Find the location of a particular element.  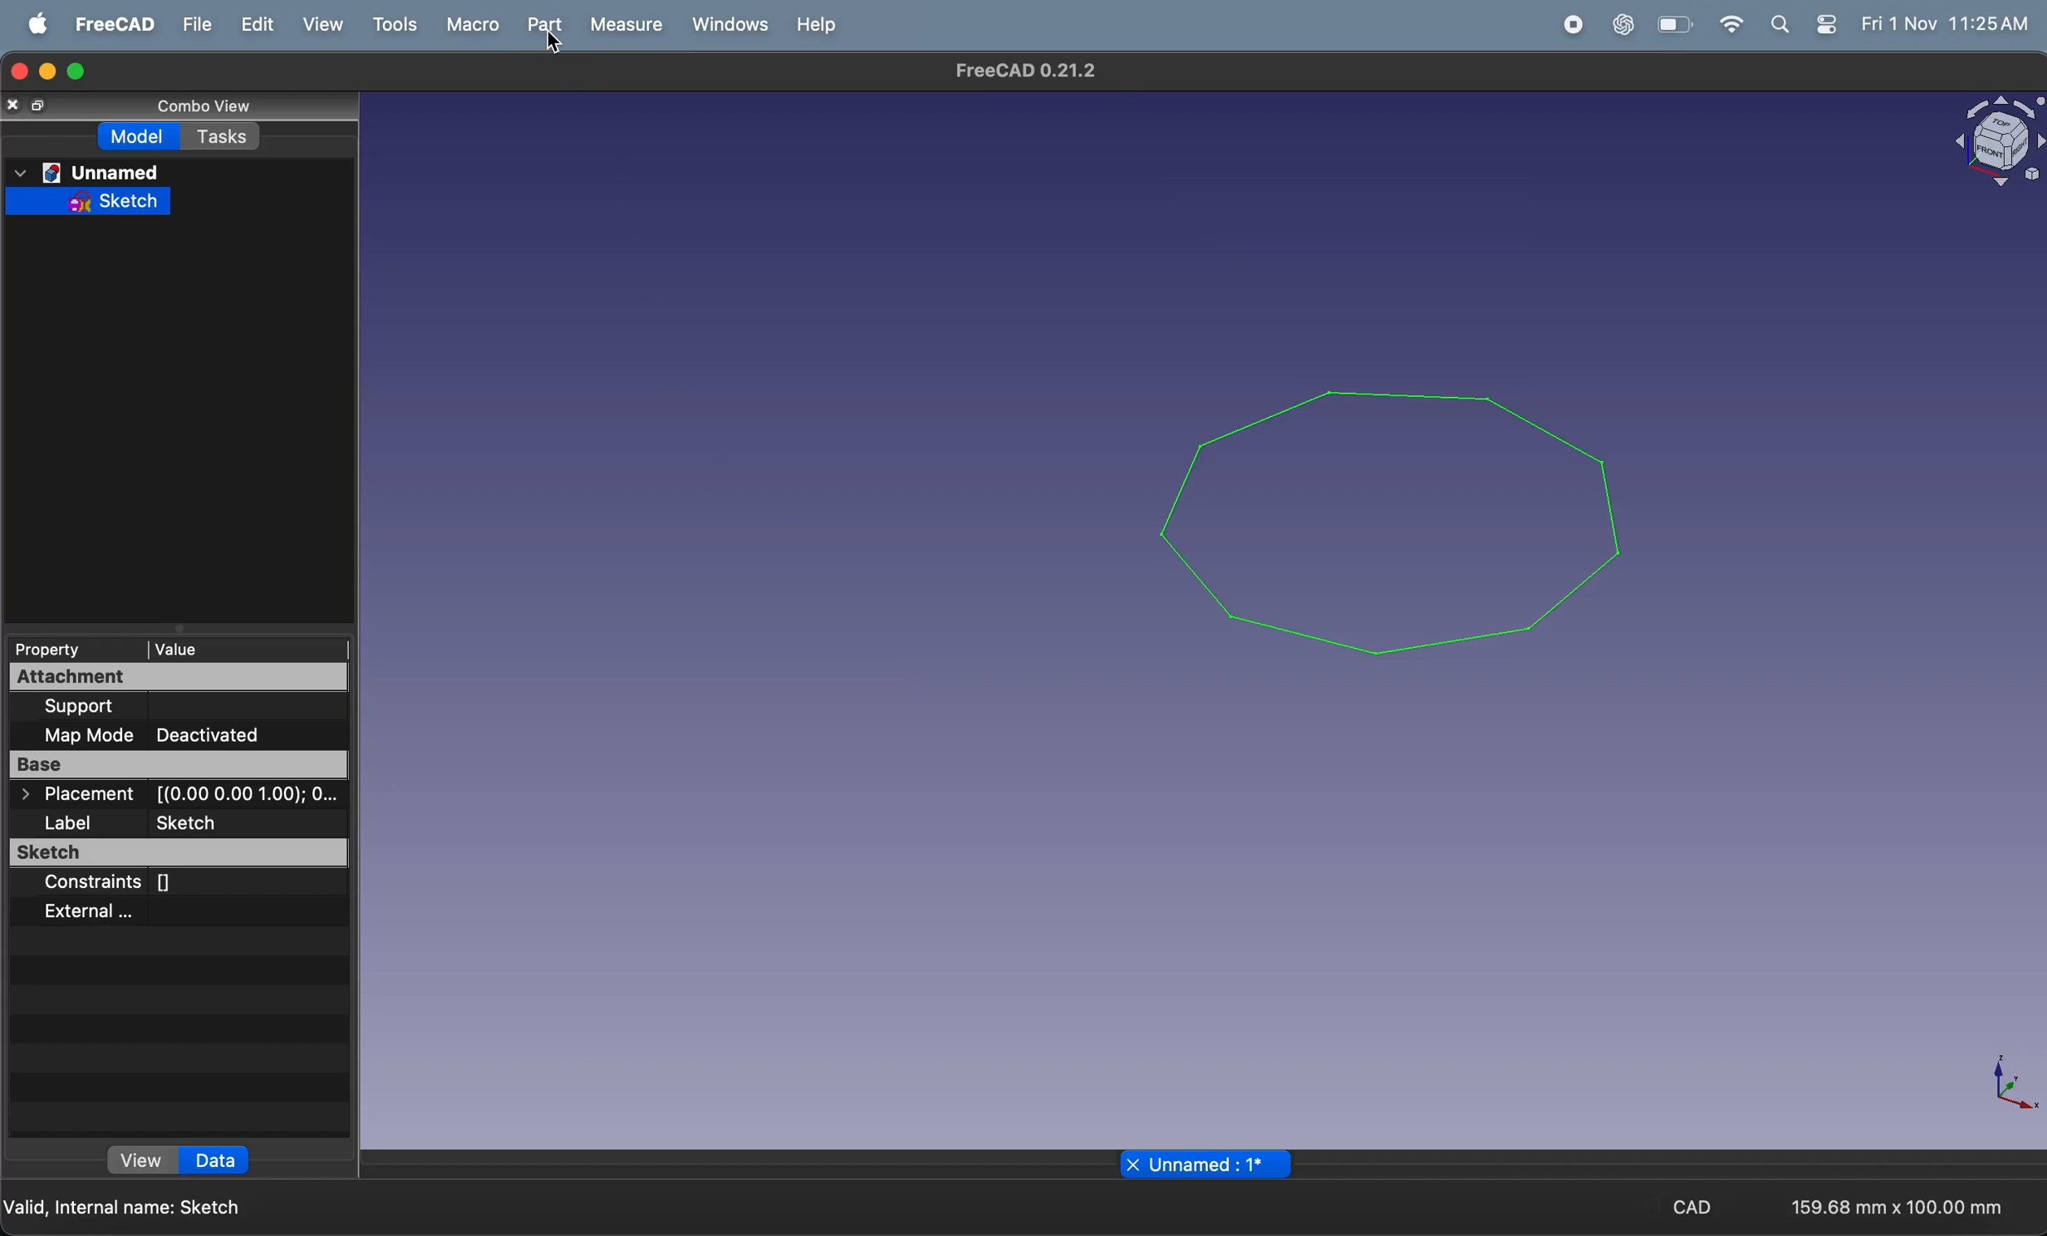

support is located at coordinates (156, 708).